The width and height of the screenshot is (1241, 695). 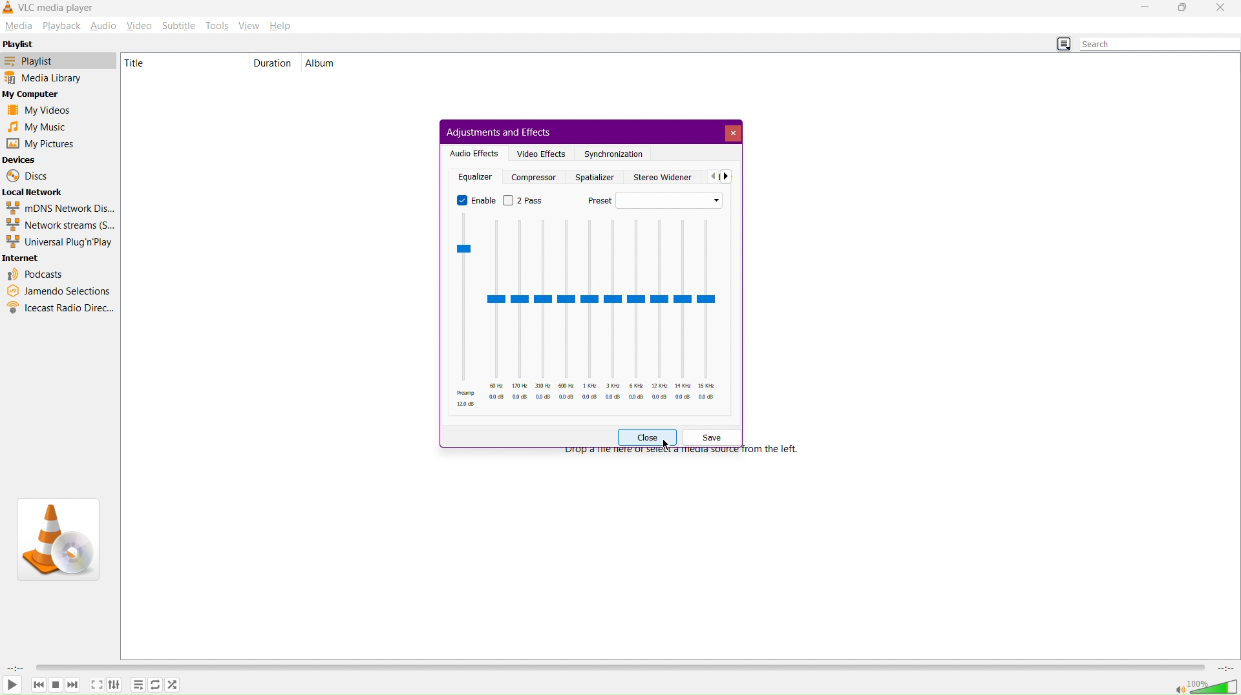 What do you see at coordinates (74, 684) in the screenshot?
I see `Forward` at bounding box center [74, 684].